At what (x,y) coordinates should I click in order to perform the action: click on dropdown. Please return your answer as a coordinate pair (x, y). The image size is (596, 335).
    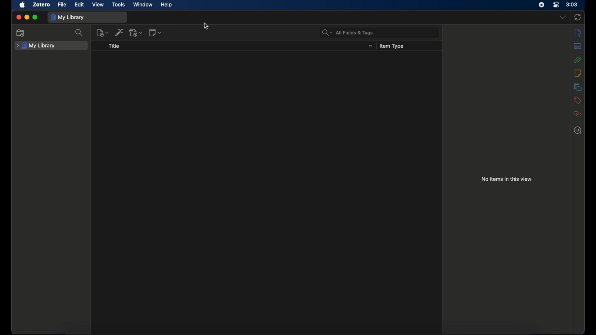
    Looking at the image, I should click on (562, 17).